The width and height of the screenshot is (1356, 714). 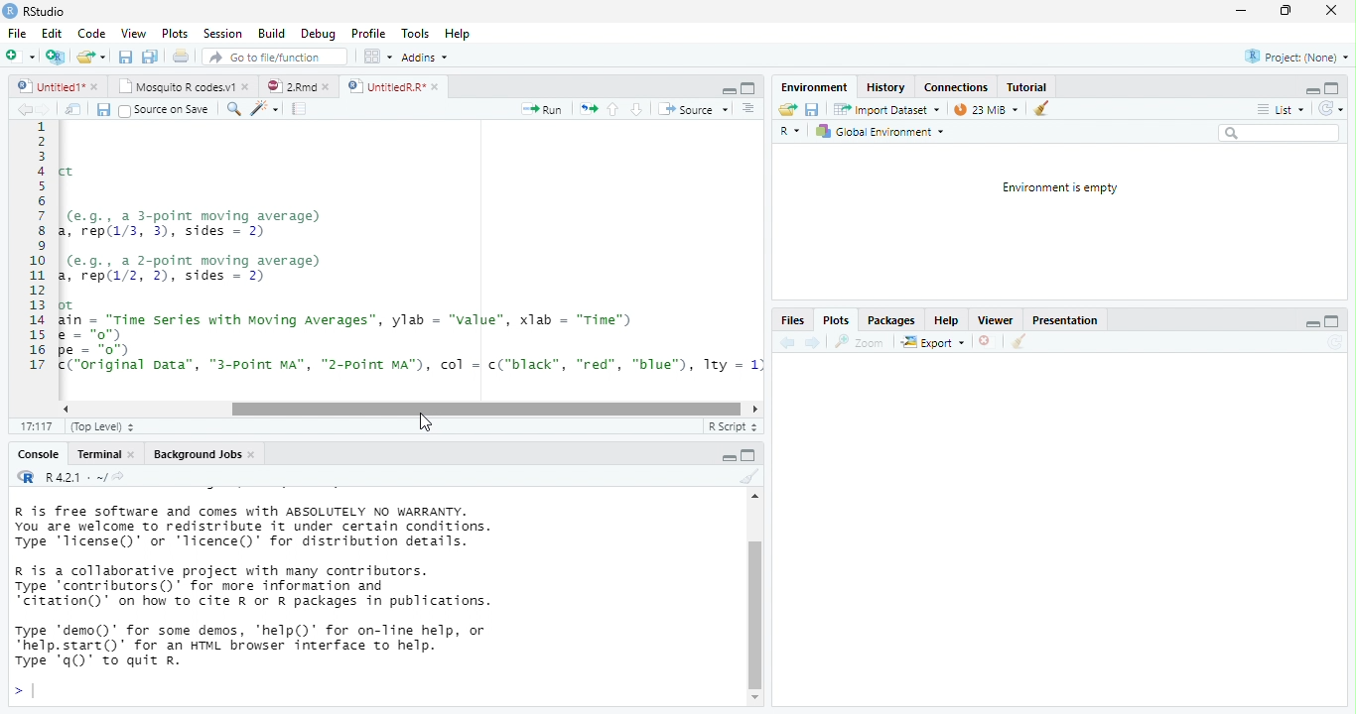 What do you see at coordinates (955, 87) in the screenshot?
I see `Connections` at bounding box center [955, 87].